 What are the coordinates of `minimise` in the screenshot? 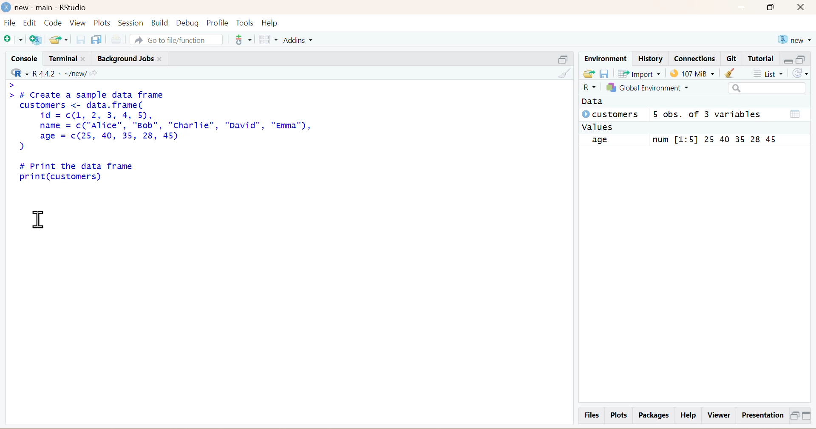 It's located at (788, 59).